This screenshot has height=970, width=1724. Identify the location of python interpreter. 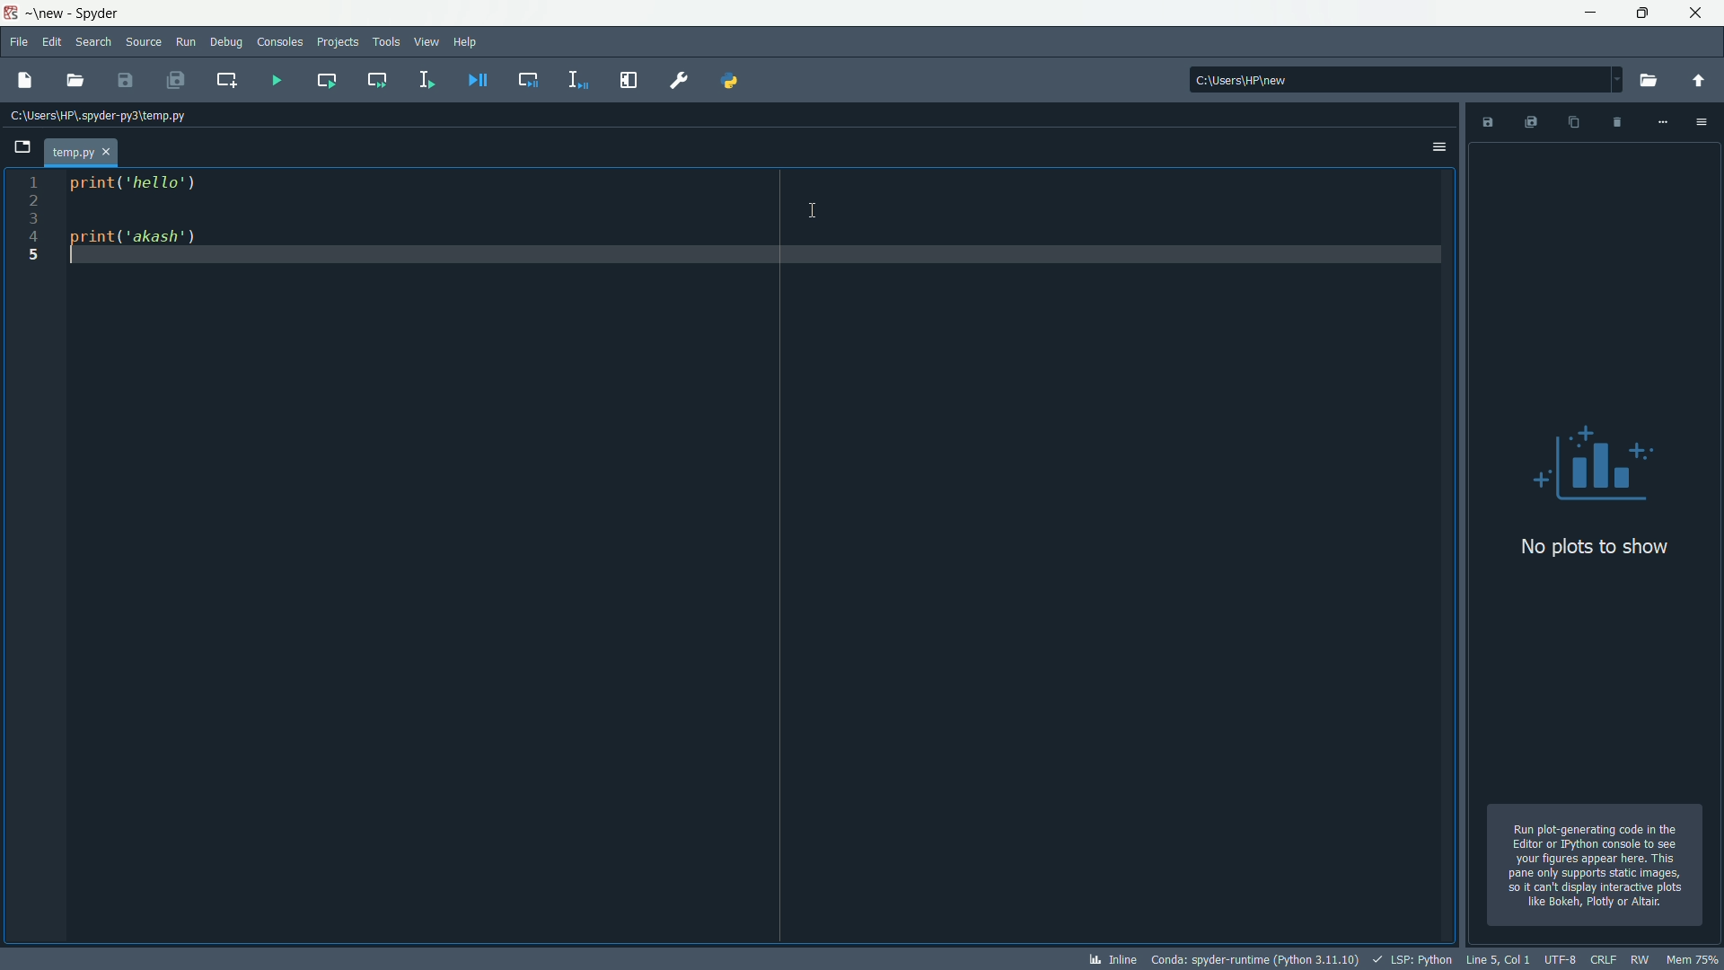
(1254, 959).